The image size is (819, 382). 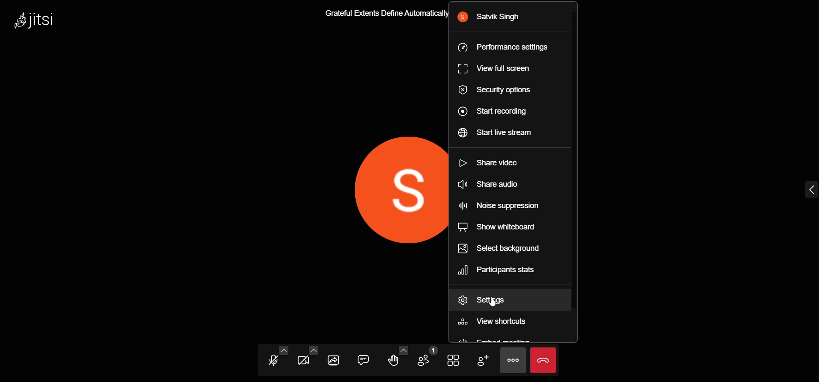 What do you see at coordinates (493, 113) in the screenshot?
I see `start recording` at bounding box center [493, 113].